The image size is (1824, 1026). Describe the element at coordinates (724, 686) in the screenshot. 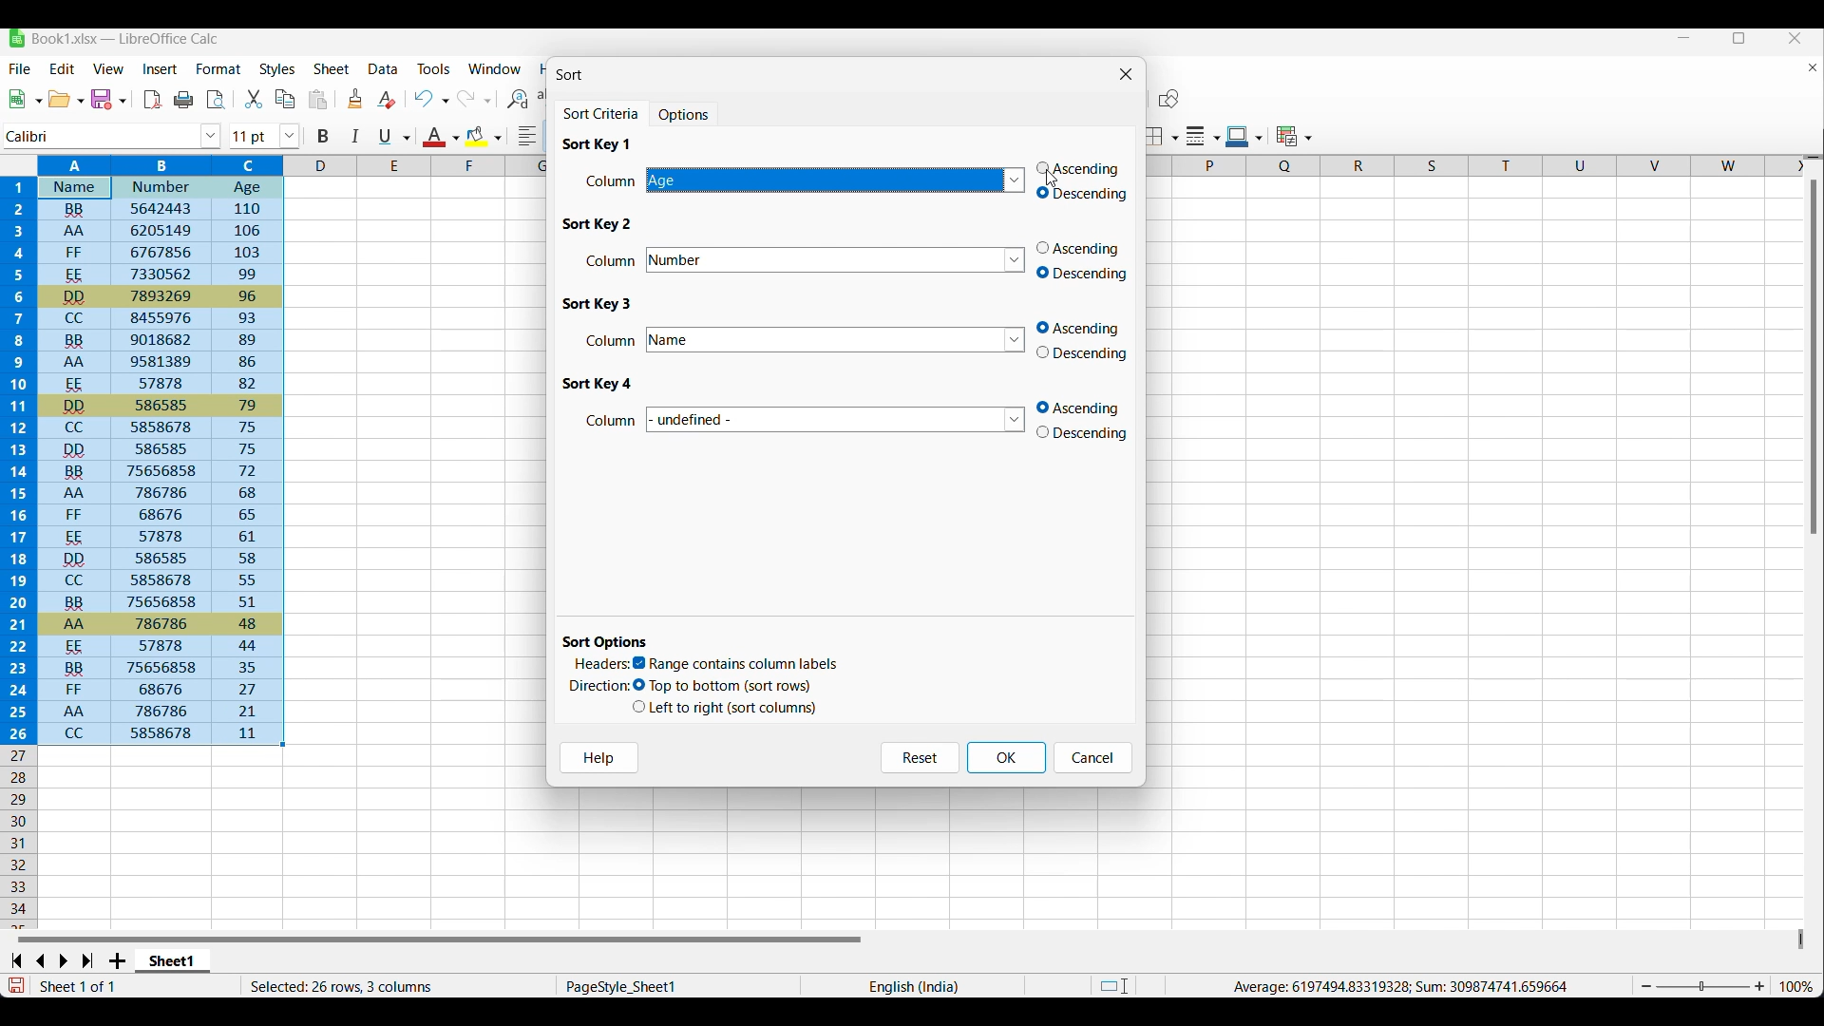

I see `Toggle on for Top to bottom sort for rows` at that location.